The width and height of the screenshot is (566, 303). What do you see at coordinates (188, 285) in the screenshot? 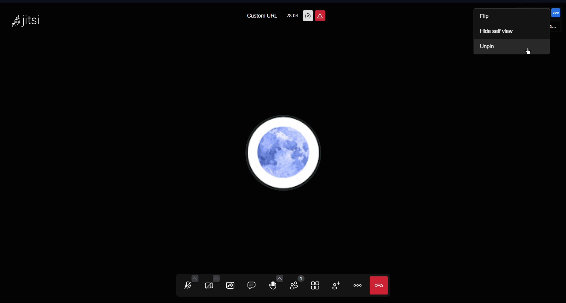
I see `Audio` at bounding box center [188, 285].